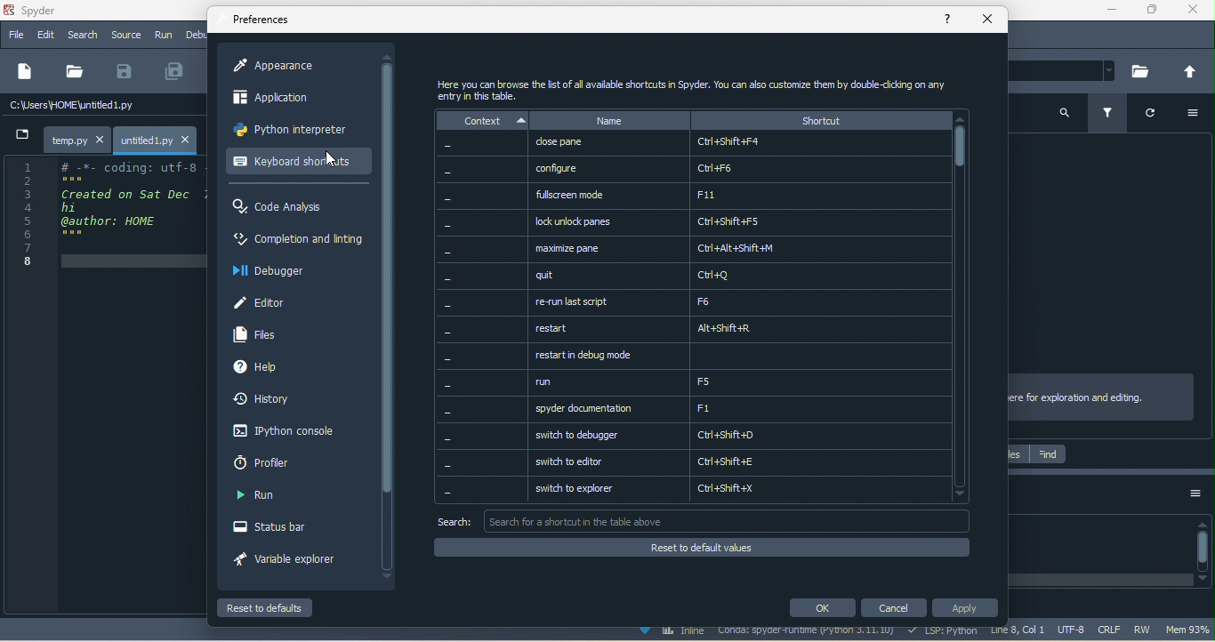 This screenshot has height=642, width=1215. Describe the element at coordinates (276, 271) in the screenshot. I see `debugger` at that location.